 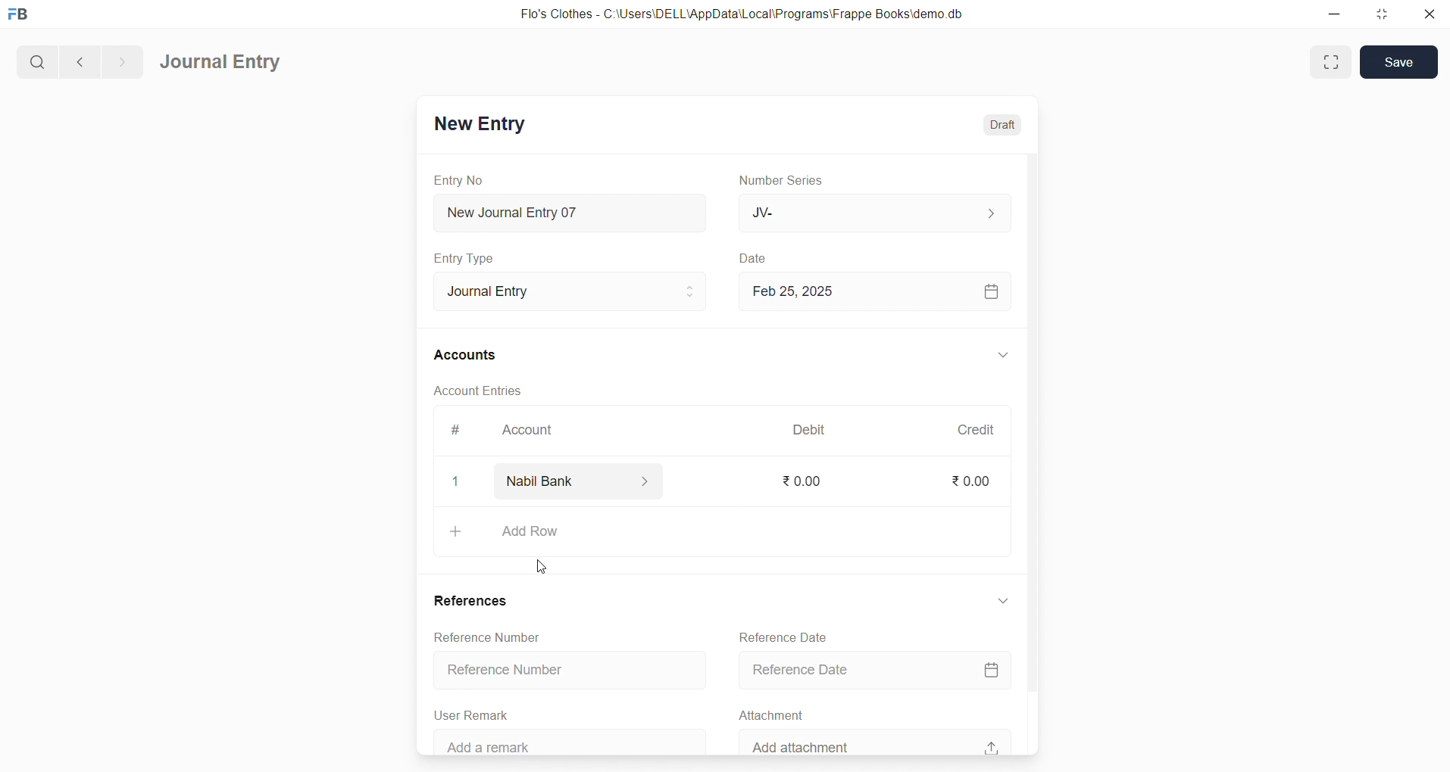 What do you see at coordinates (975, 429) in the screenshot?
I see `Credit` at bounding box center [975, 429].